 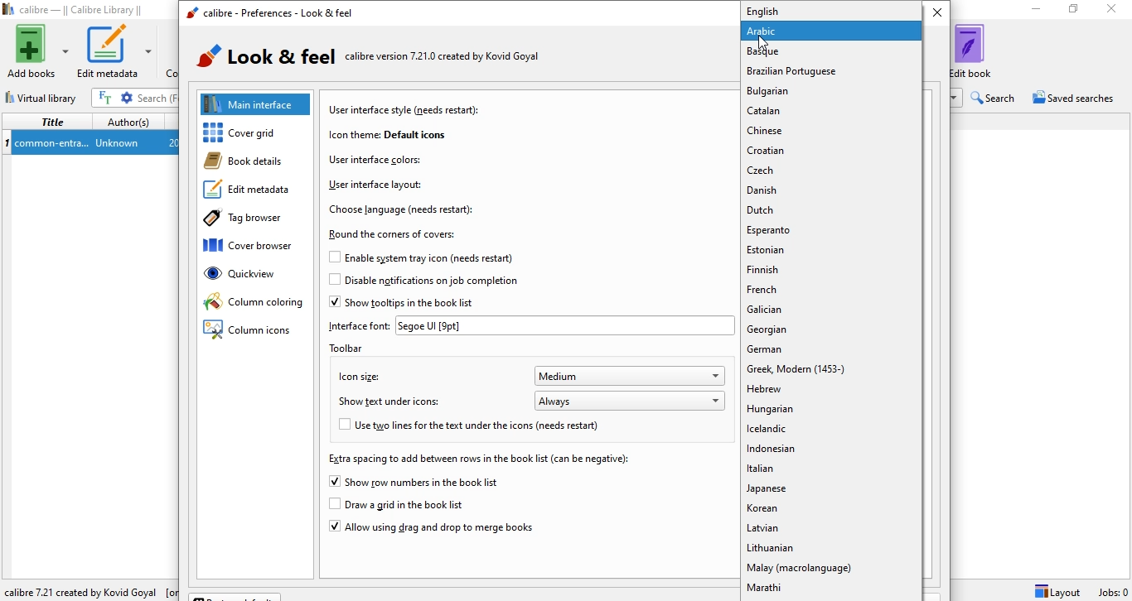 What do you see at coordinates (128, 98) in the screenshot?
I see `advanced search` at bounding box center [128, 98].